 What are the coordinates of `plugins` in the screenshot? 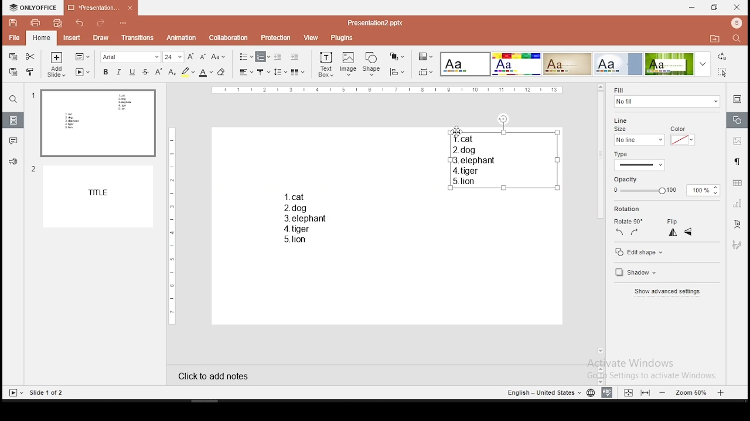 It's located at (343, 38).